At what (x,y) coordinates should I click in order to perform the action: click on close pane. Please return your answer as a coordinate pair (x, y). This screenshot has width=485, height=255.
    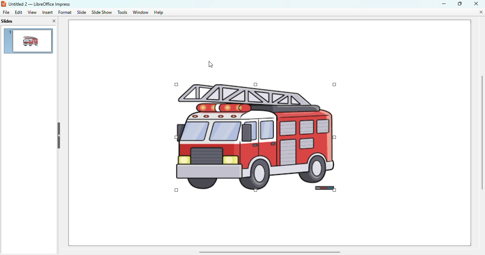
    Looking at the image, I should click on (54, 21).